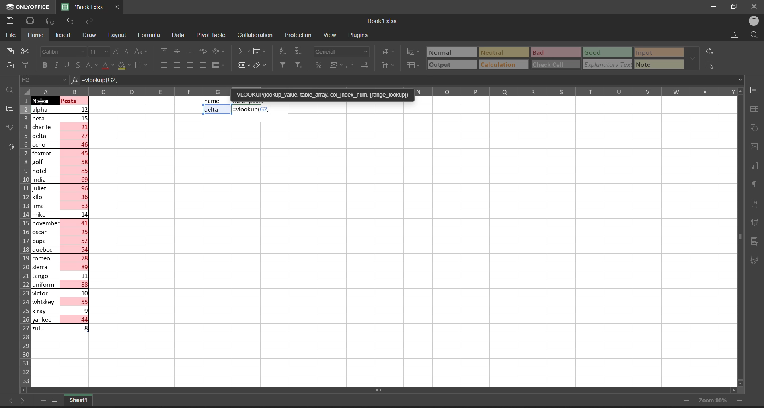 The image size is (764, 408). I want to click on quick print, so click(50, 20).